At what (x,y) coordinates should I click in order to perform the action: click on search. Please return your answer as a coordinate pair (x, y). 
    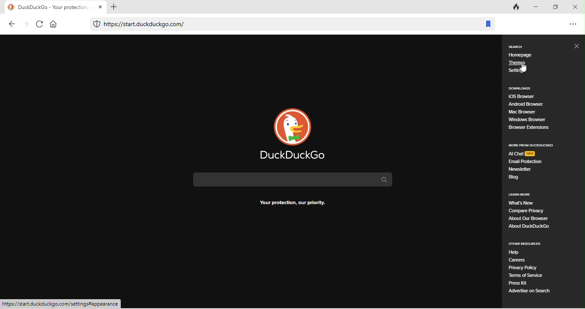
    Looking at the image, I should click on (520, 46).